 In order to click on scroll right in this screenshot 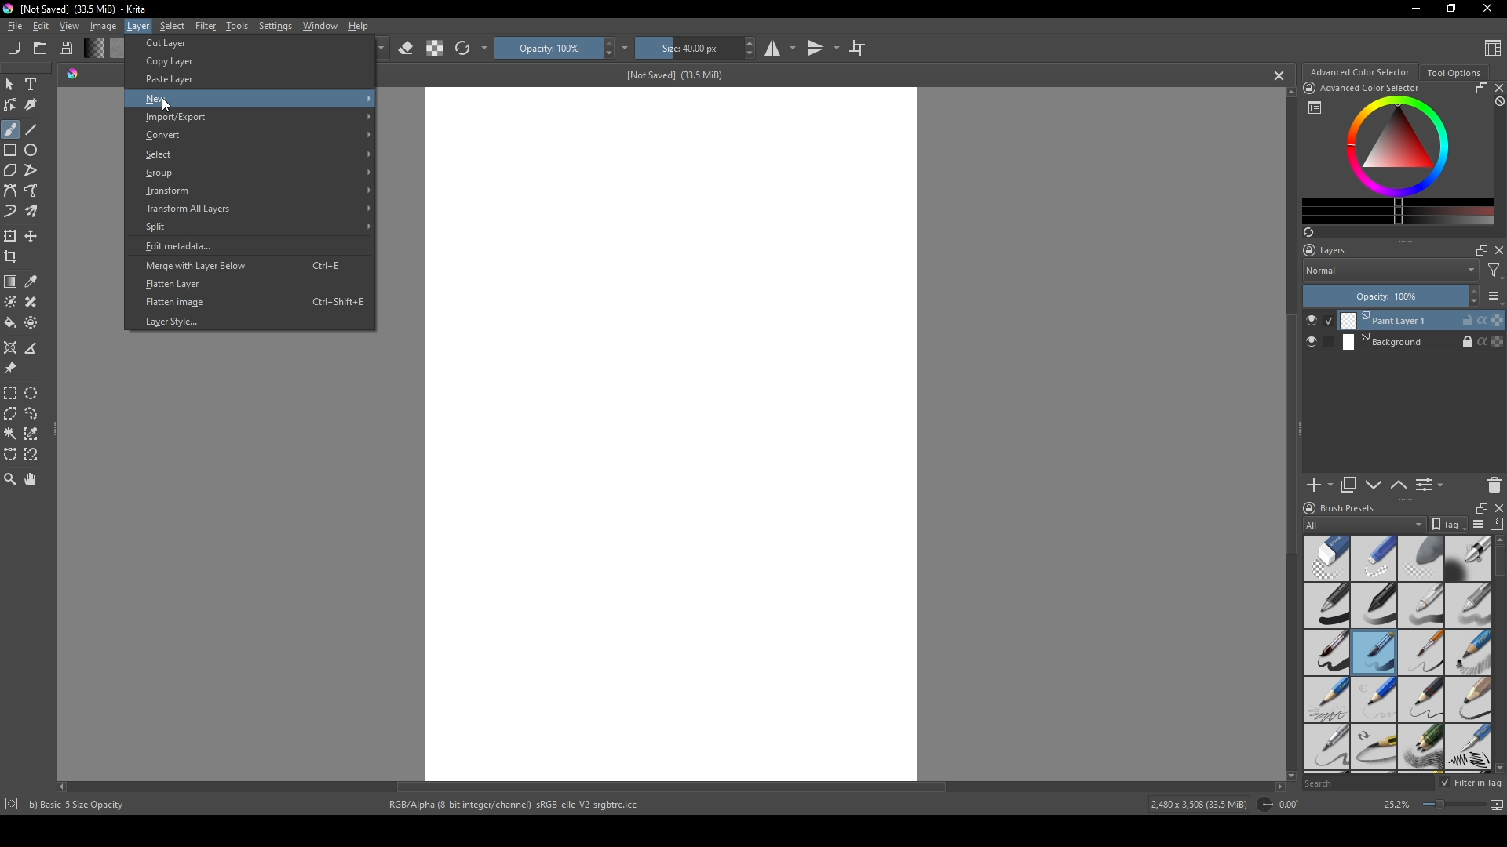, I will do `click(1279, 787)`.